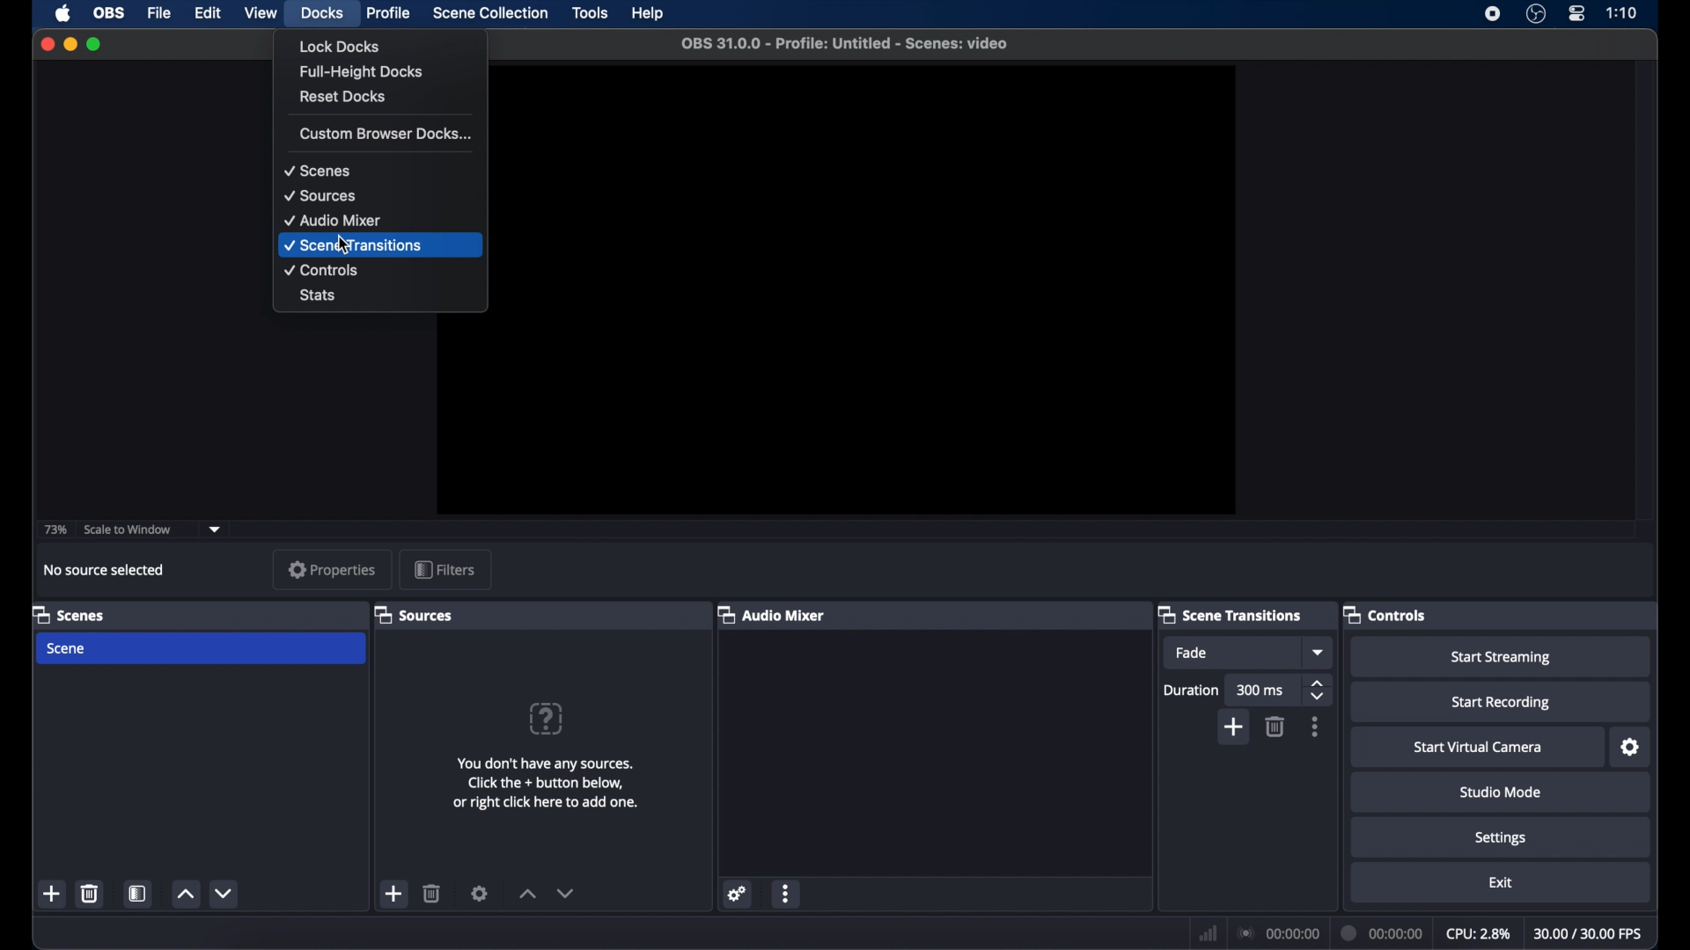 Image resolution: width=1690 pixels, height=950 pixels. Describe the element at coordinates (390, 13) in the screenshot. I see `profile` at that location.